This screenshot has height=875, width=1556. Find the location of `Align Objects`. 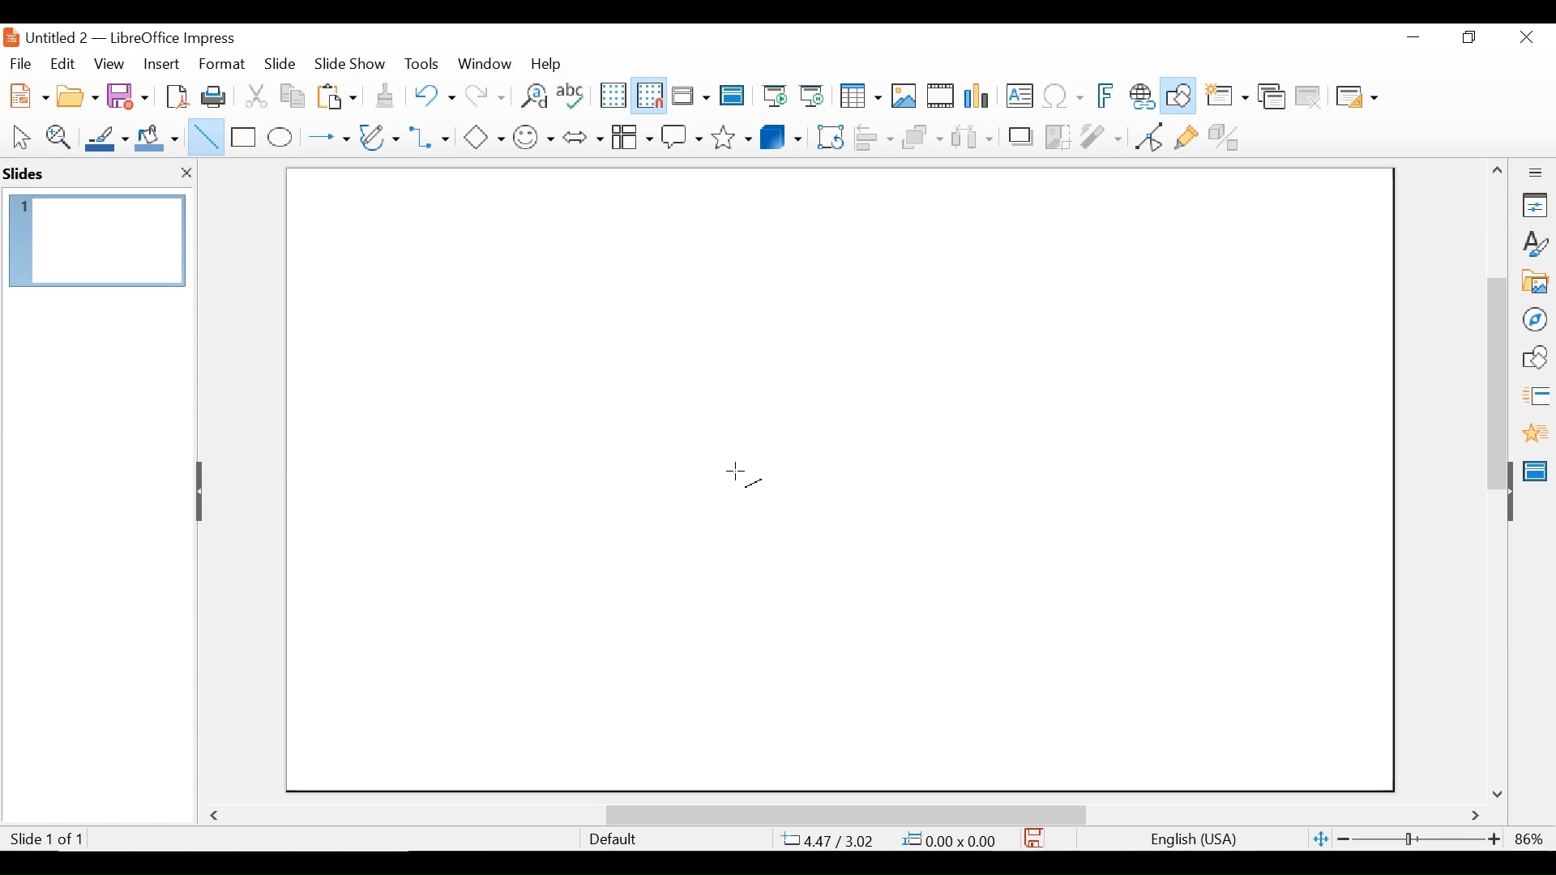

Align Objects is located at coordinates (872, 135).